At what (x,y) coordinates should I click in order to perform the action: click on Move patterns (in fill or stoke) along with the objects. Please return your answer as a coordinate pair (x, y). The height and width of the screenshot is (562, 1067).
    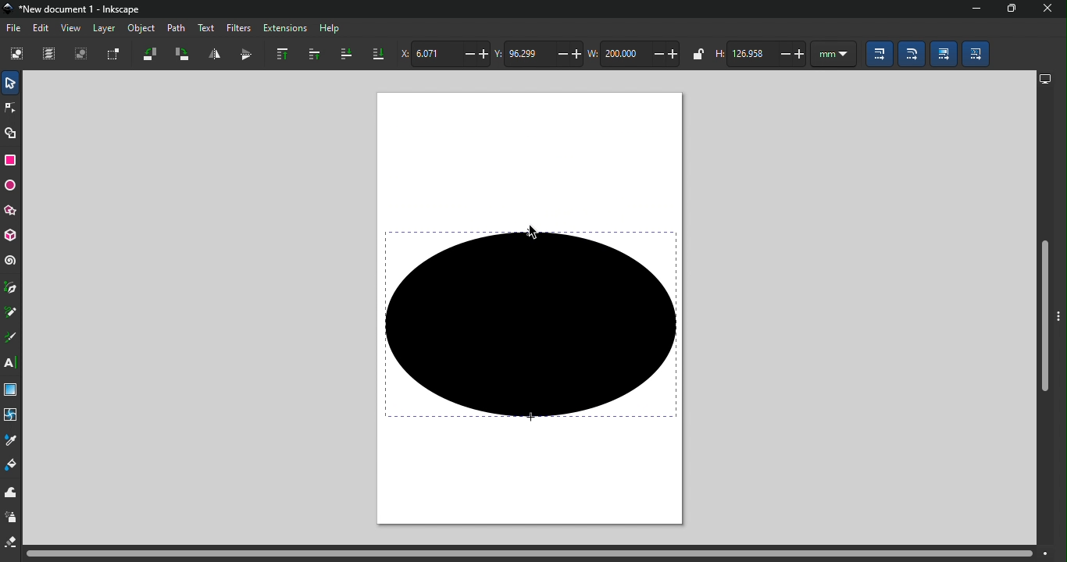
    Looking at the image, I should click on (975, 54).